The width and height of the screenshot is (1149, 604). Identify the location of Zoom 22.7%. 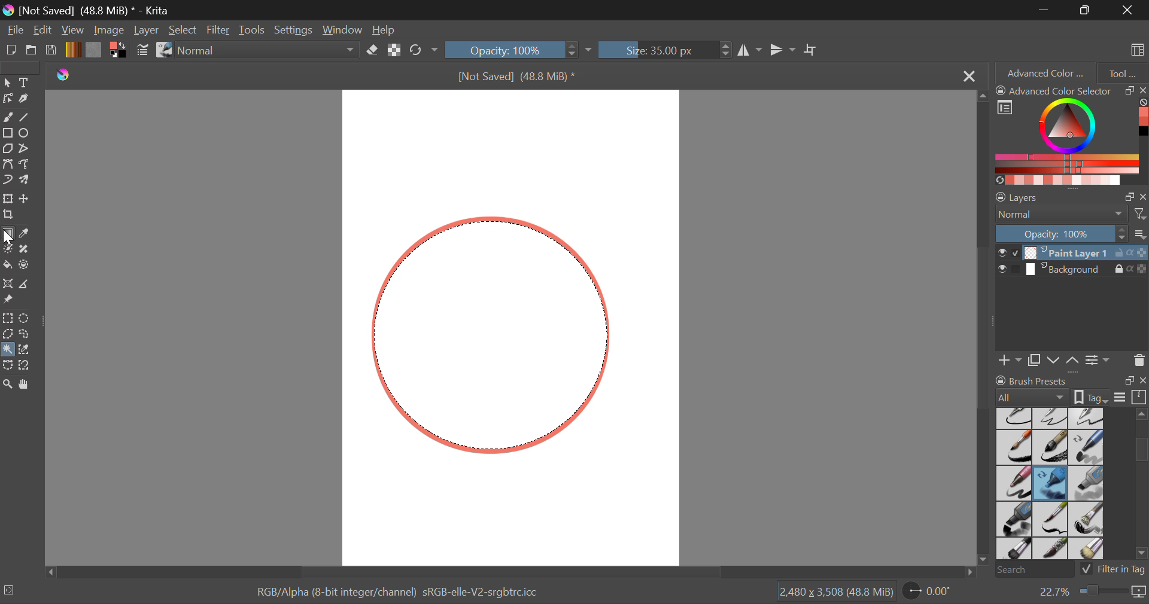
(1087, 592).